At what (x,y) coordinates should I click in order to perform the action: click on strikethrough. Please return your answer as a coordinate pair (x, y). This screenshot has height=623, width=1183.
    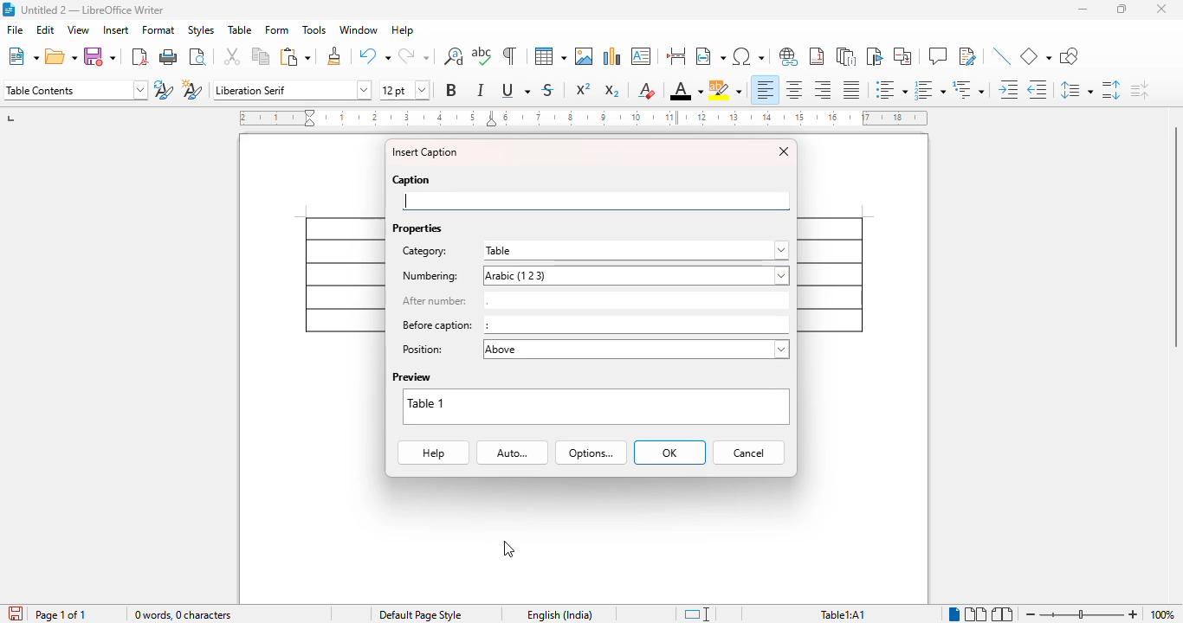
    Looking at the image, I should click on (548, 91).